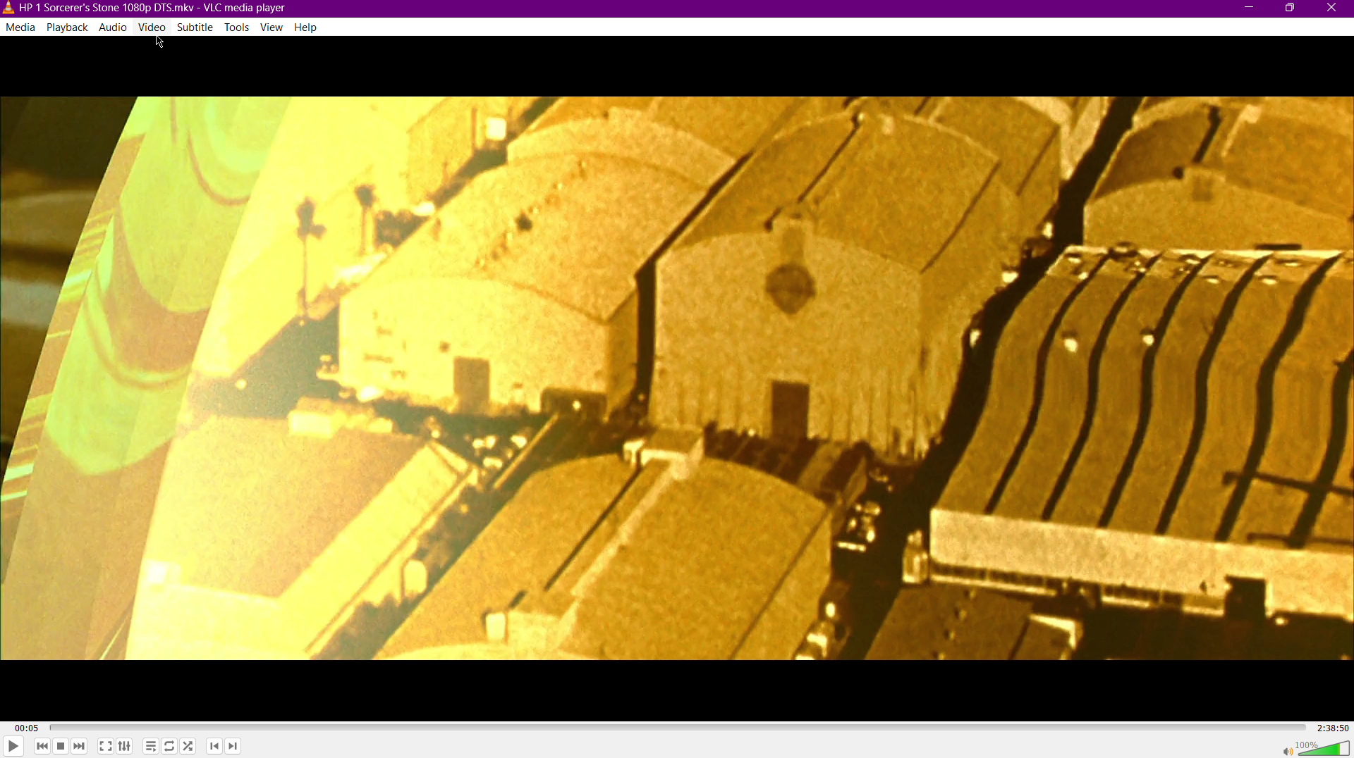 Image resolution: width=1354 pixels, height=758 pixels. I want to click on Skip Back, so click(41, 747).